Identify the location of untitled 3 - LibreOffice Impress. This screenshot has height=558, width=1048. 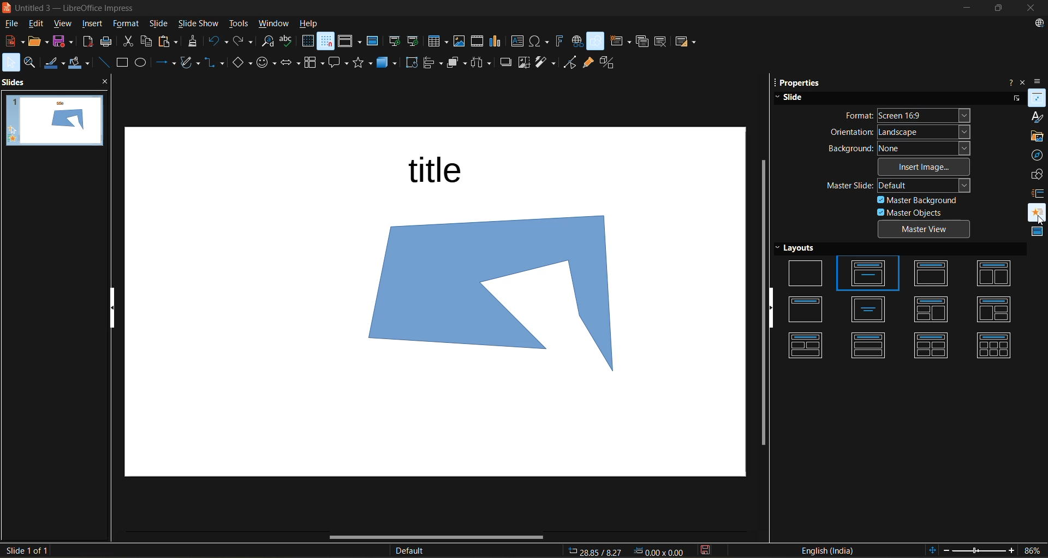
(86, 7).